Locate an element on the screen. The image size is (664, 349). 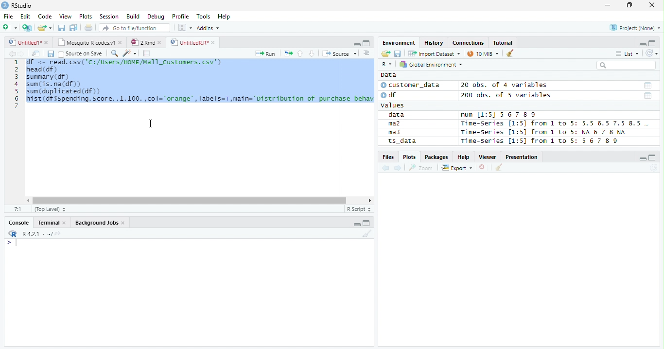
Source on save is located at coordinates (81, 54).